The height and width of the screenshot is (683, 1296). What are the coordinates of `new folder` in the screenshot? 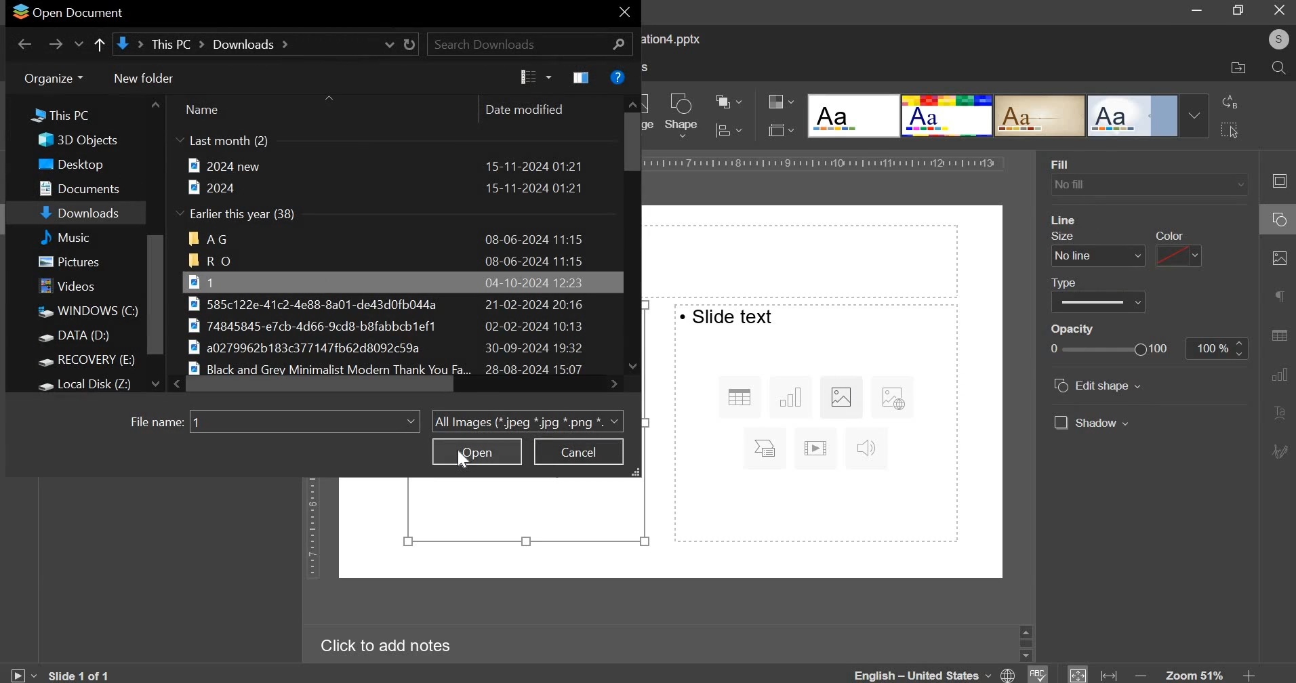 It's located at (145, 78).